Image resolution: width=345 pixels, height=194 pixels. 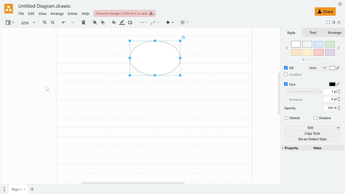 What do you see at coordinates (287, 47) in the screenshot?
I see `Previous` at bounding box center [287, 47].